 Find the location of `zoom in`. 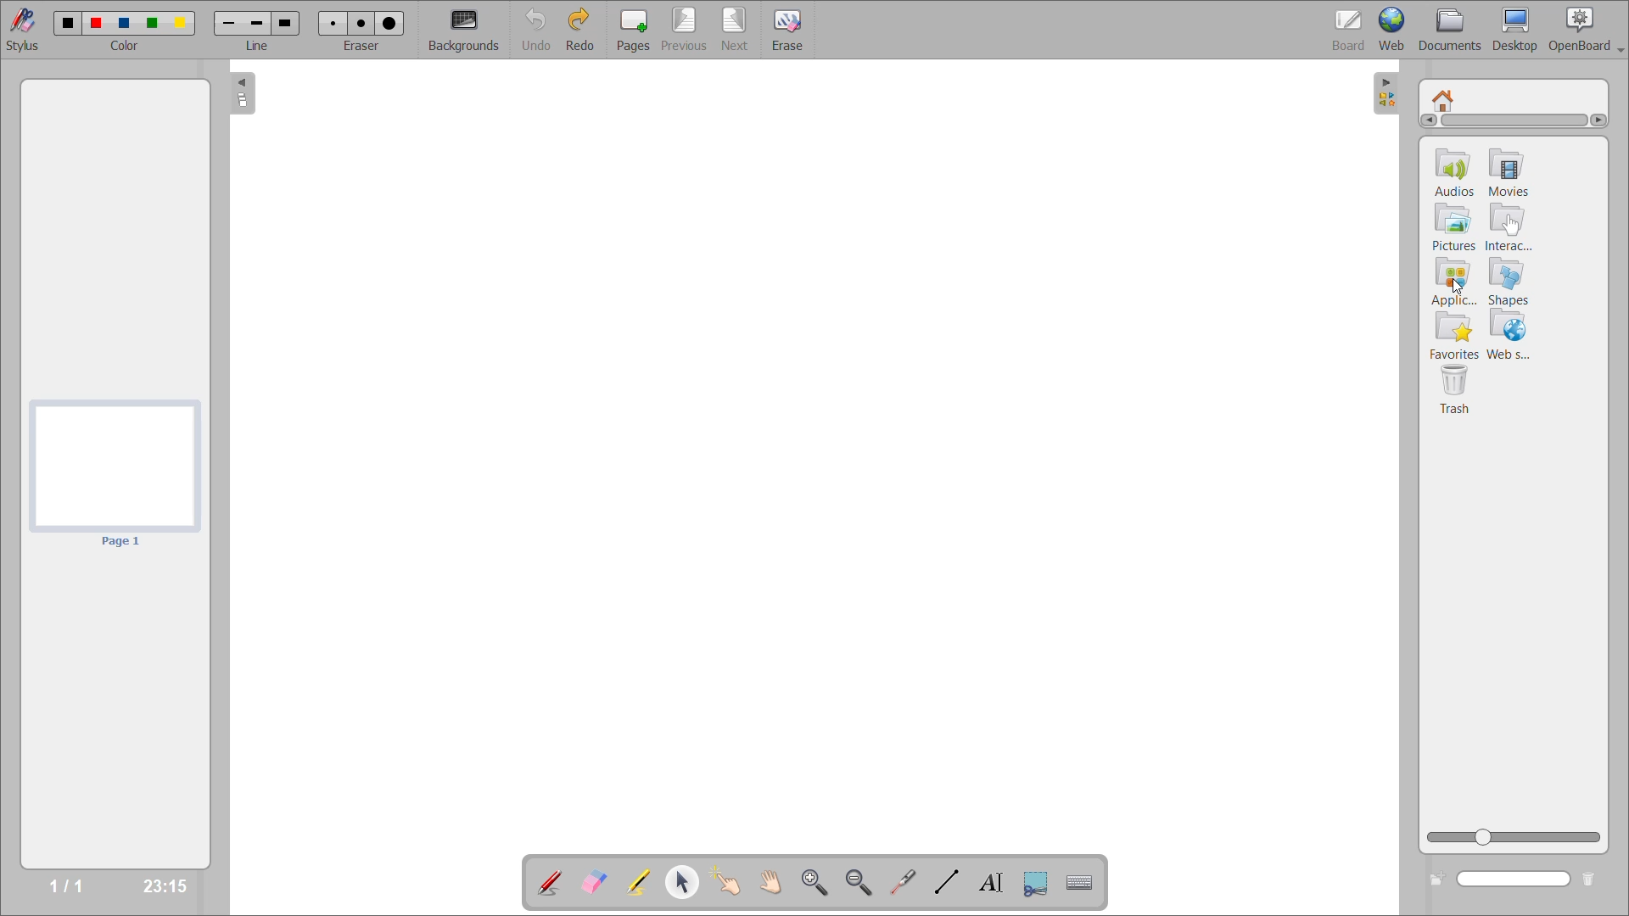

zoom in is located at coordinates (818, 882).